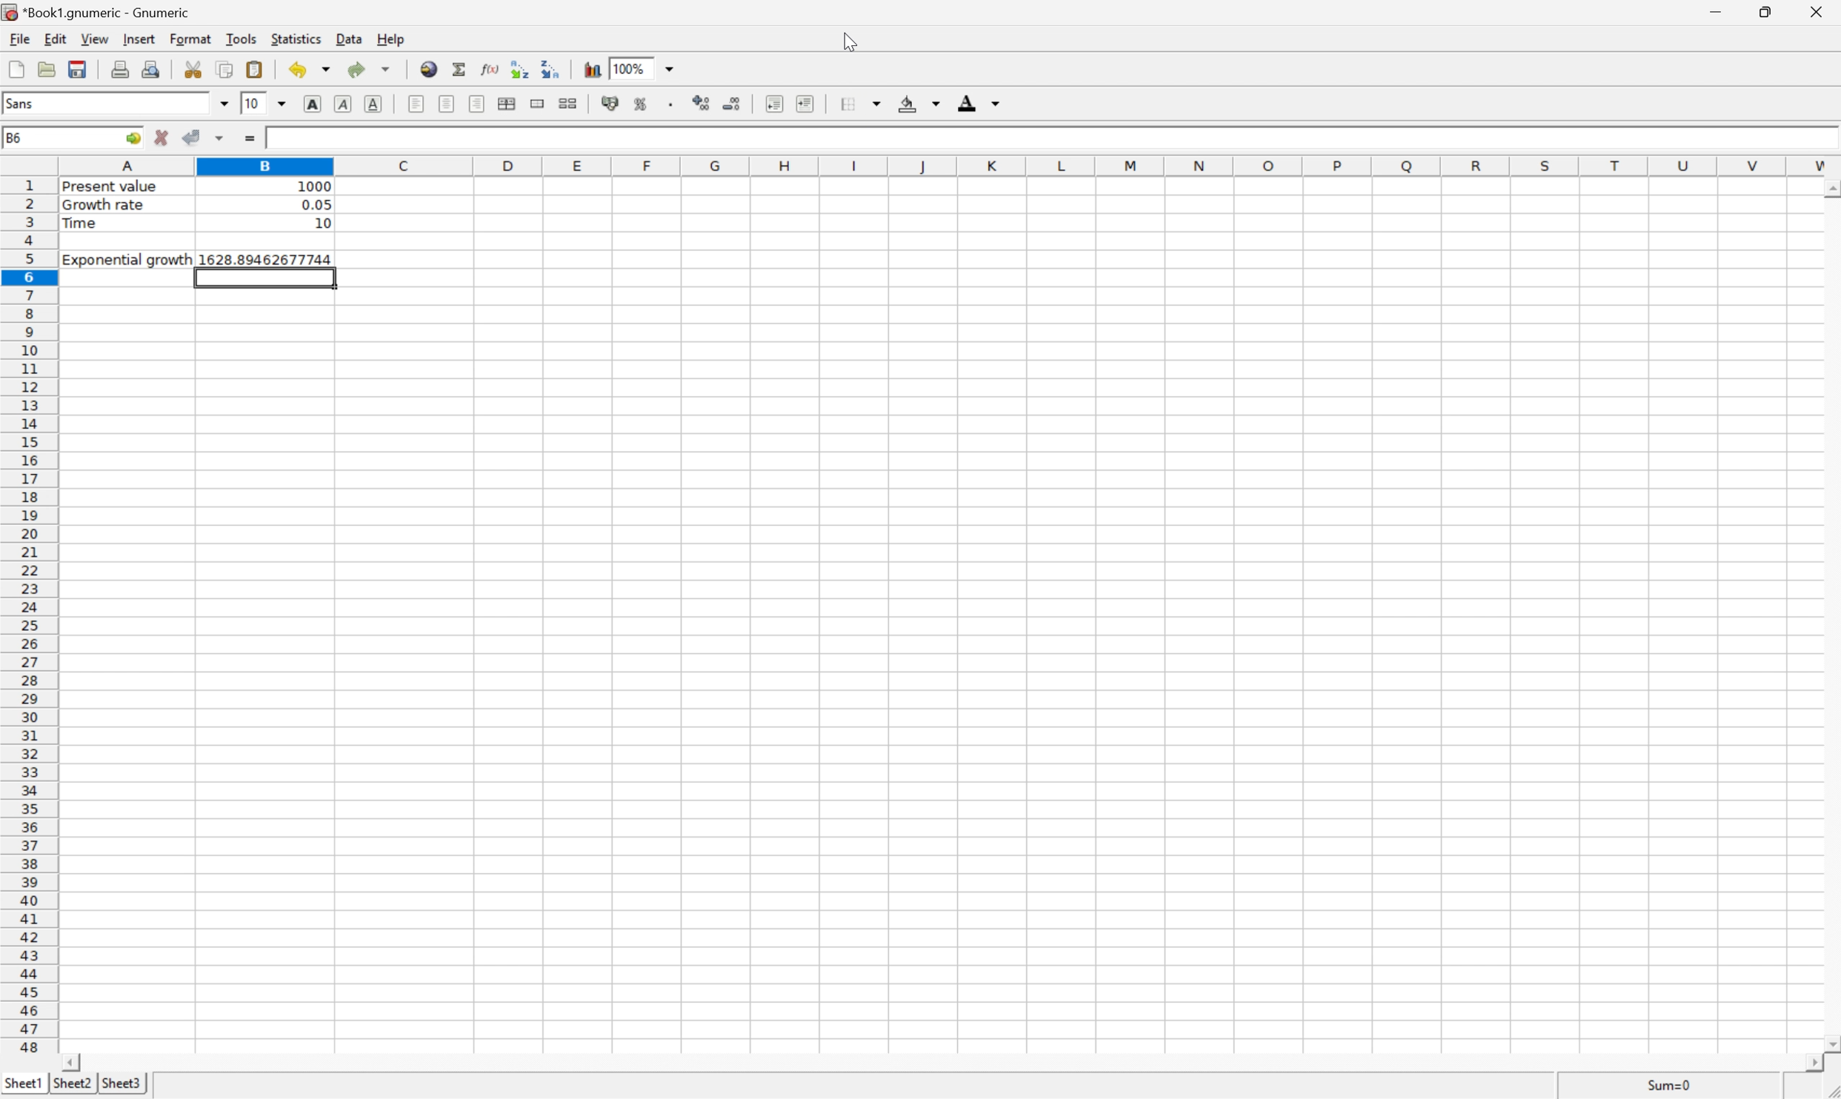  What do you see at coordinates (257, 67) in the screenshot?
I see `Paste the clipboard` at bounding box center [257, 67].